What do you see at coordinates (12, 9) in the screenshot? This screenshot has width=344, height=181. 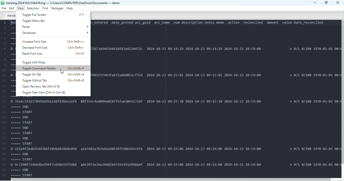 I see `Edit` at bounding box center [12, 9].